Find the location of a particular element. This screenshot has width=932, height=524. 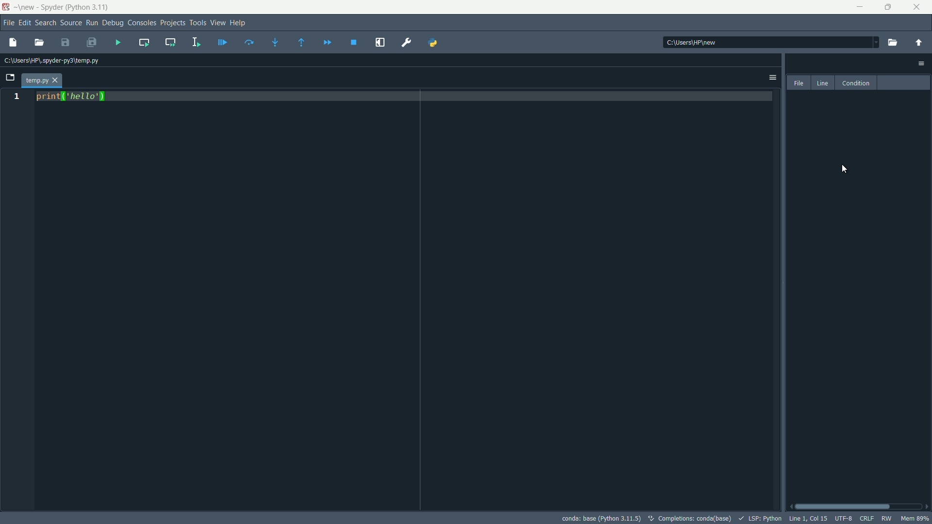

search menu is located at coordinates (46, 23).